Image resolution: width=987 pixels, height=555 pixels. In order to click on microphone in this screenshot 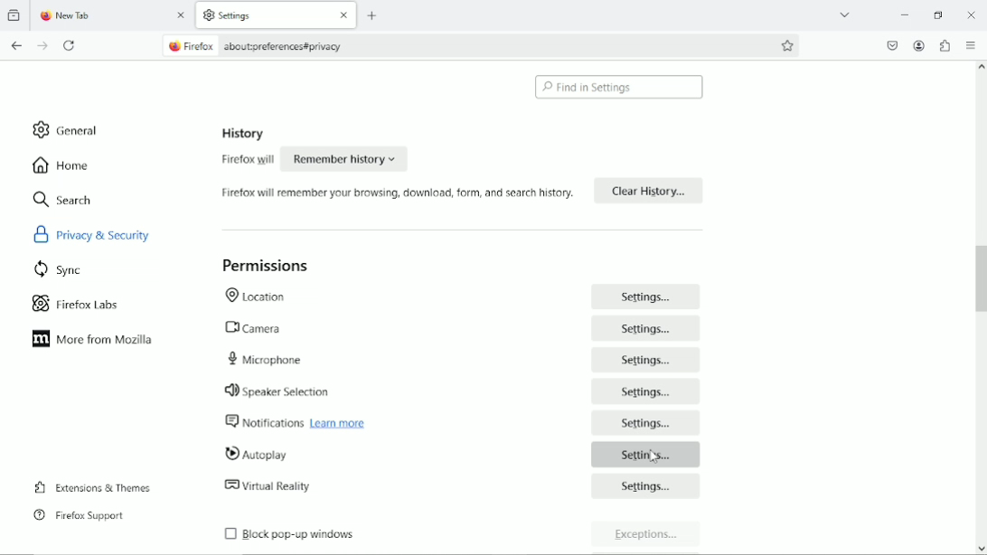, I will do `click(340, 358)`.